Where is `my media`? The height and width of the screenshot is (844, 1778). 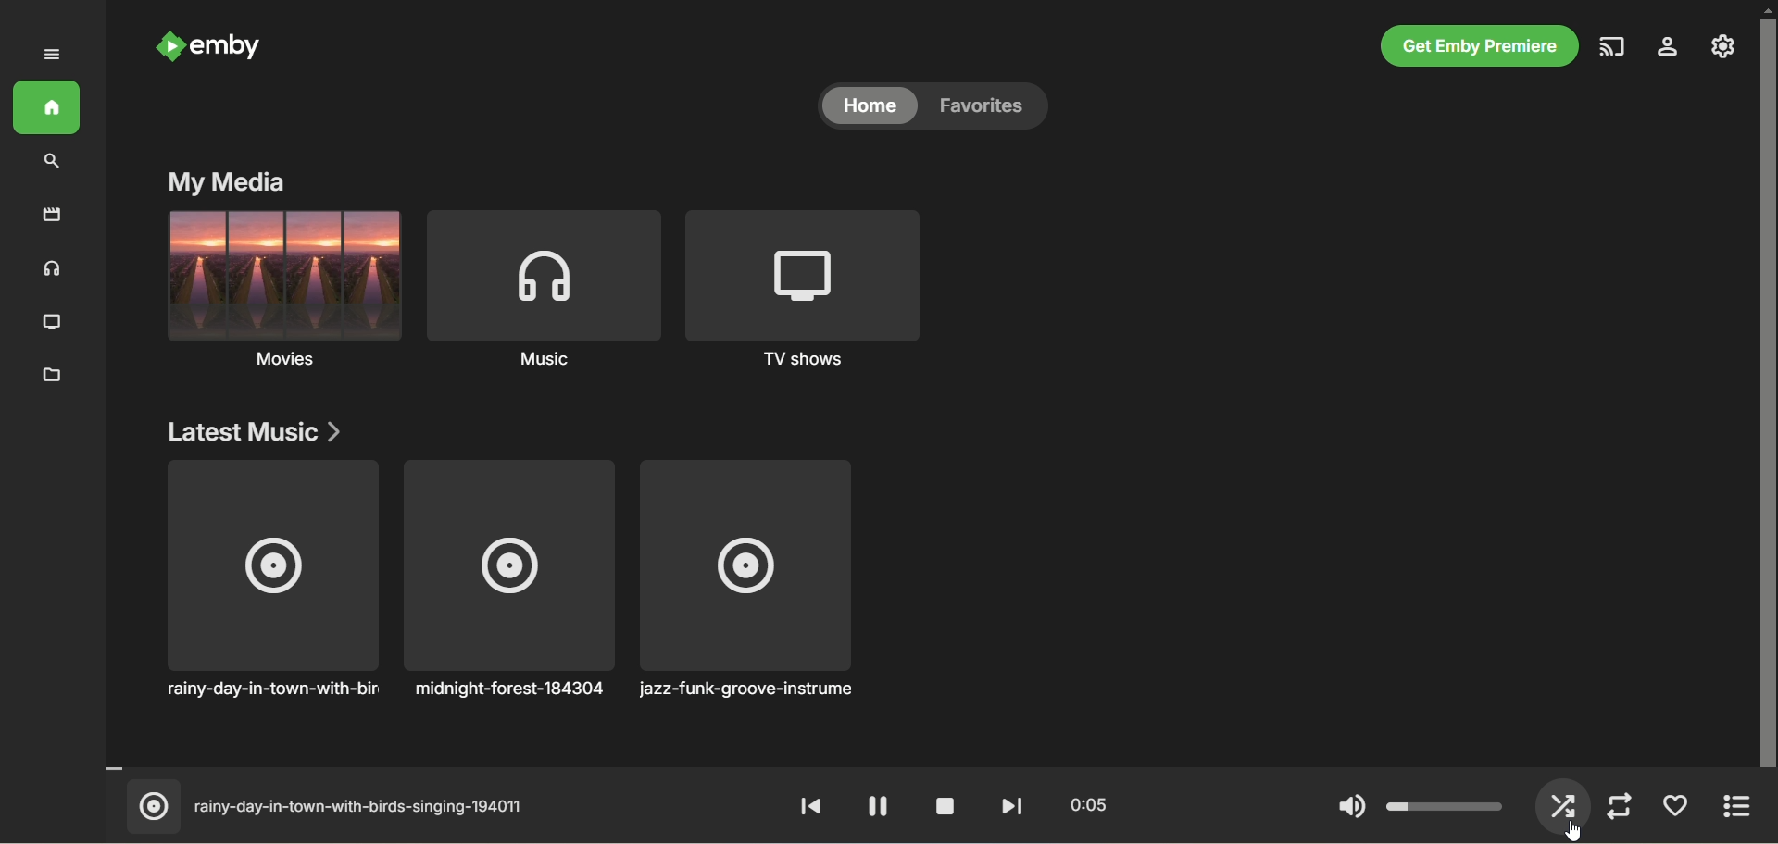 my media is located at coordinates (226, 182).